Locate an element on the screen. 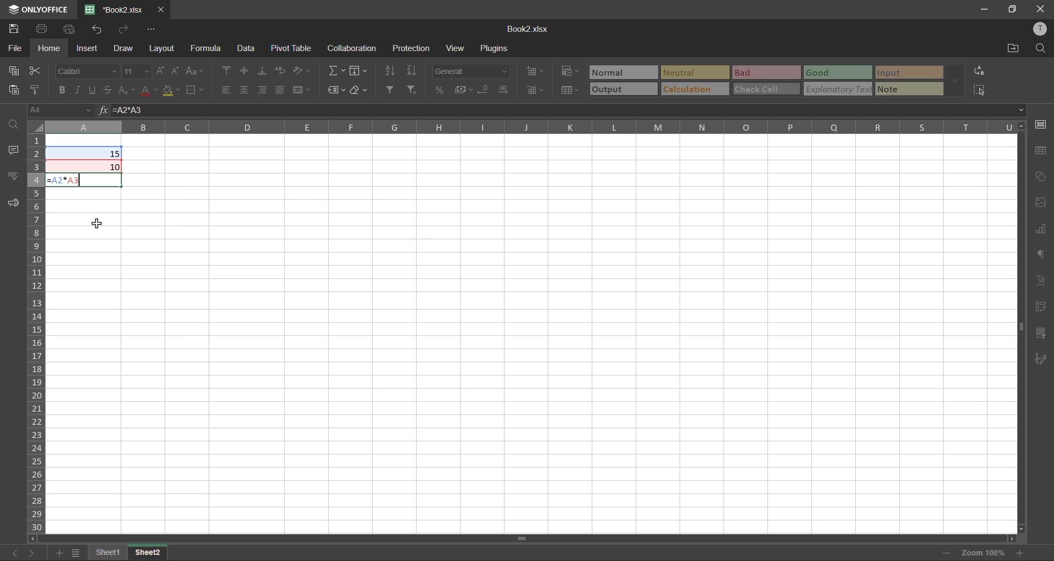 This screenshot has width=1054, height=561. images is located at coordinates (1041, 203).